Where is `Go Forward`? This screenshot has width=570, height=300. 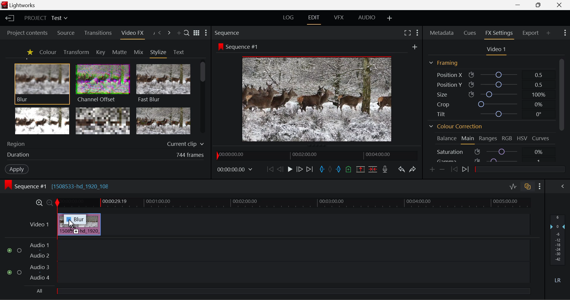 Go Forward is located at coordinates (300, 169).